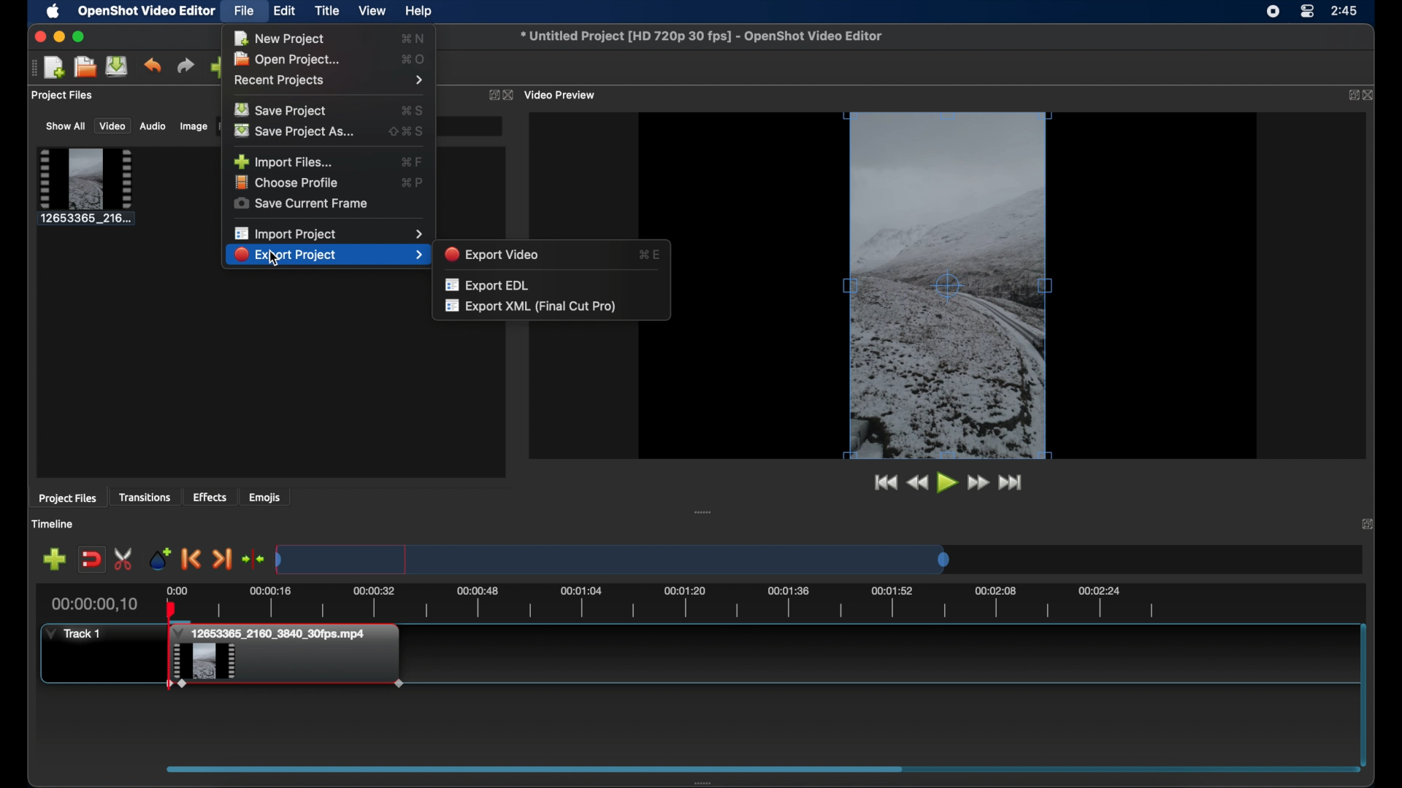 The image size is (1402, 788). What do you see at coordinates (99, 603) in the screenshot?
I see `current time indicator` at bounding box center [99, 603].